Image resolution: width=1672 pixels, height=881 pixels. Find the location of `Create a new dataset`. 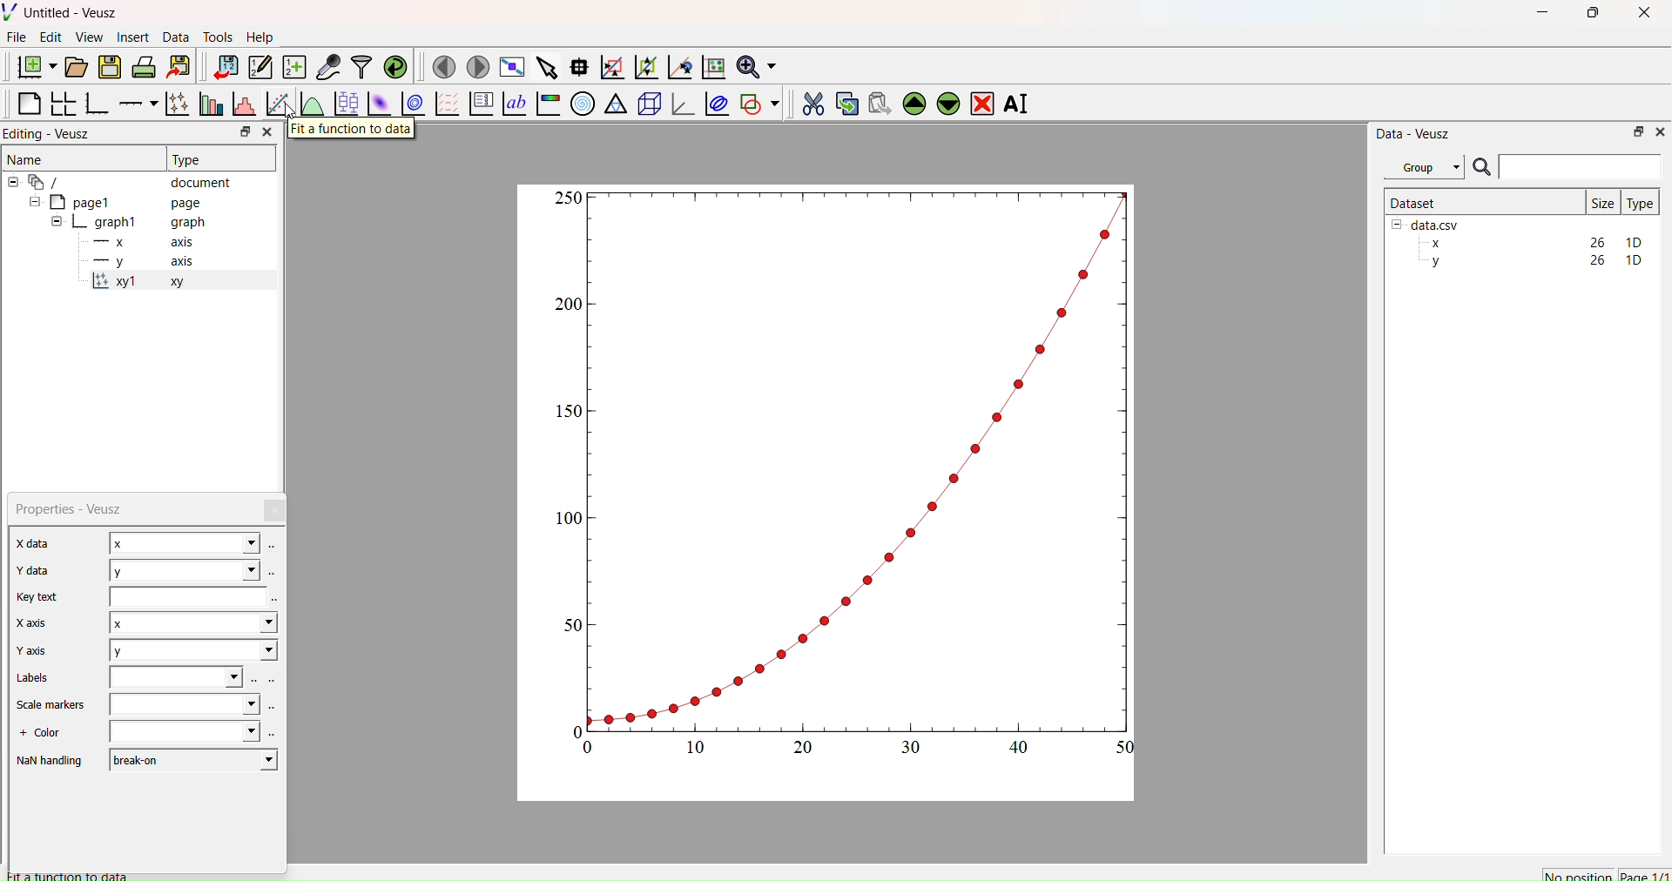

Create a new dataset is located at coordinates (293, 67).